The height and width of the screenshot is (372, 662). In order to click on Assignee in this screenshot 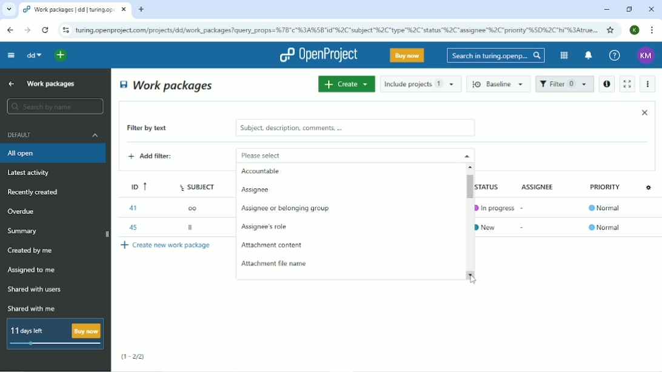, I will do `click(540, 186)`.